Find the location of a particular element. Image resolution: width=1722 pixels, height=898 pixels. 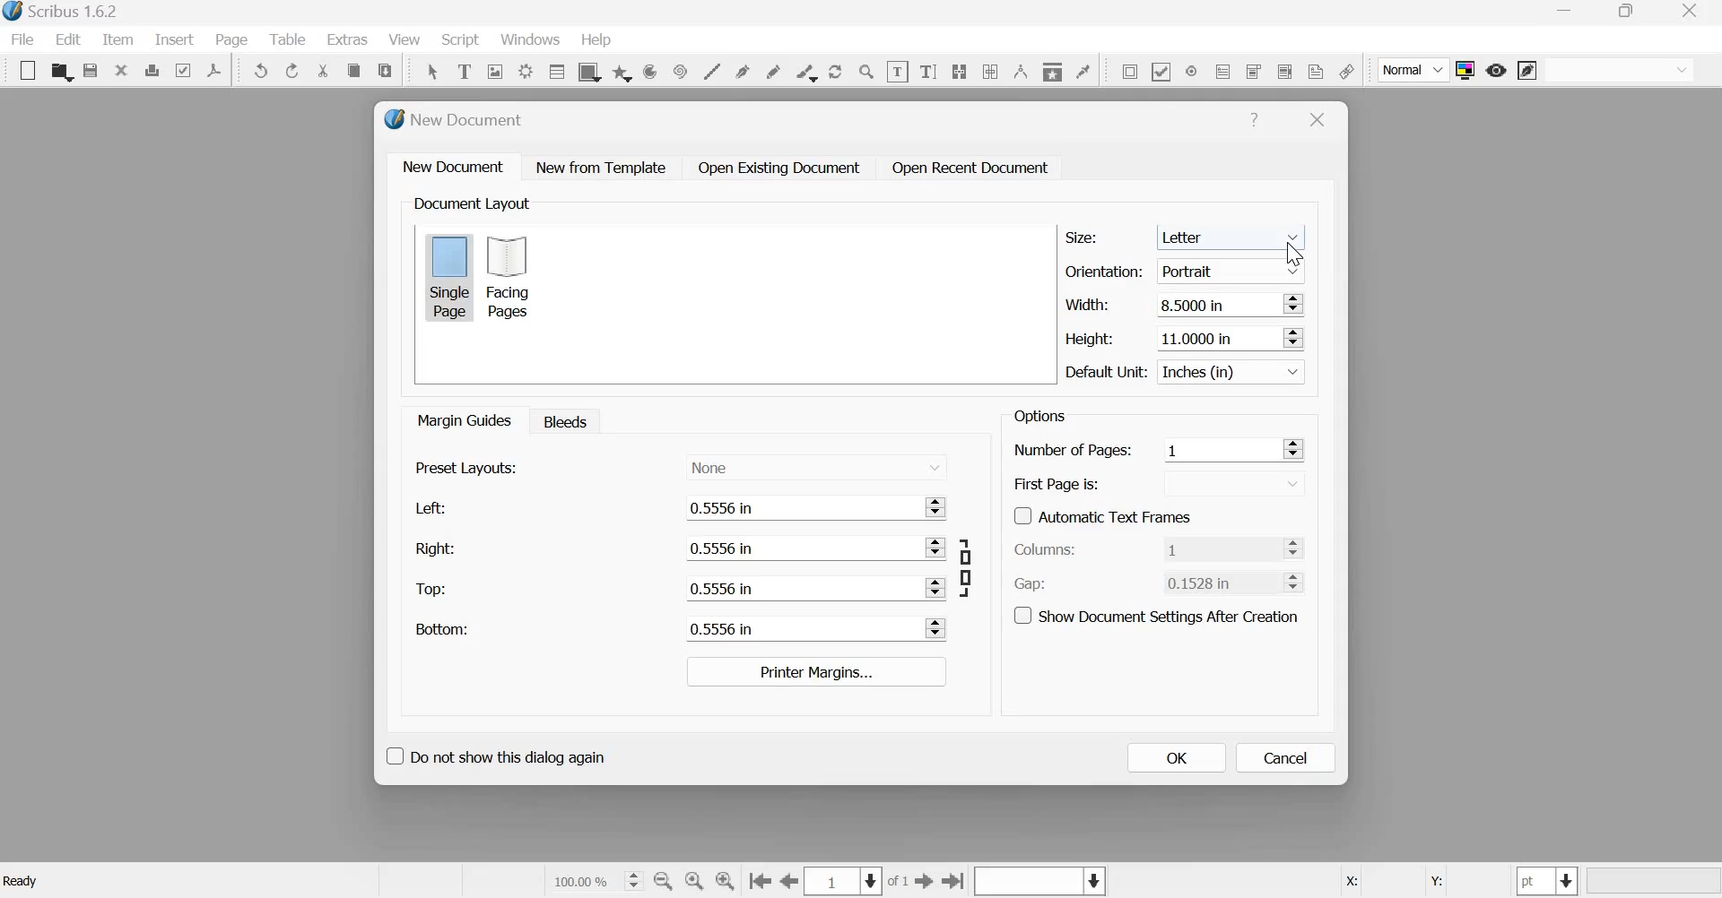

Bleeds is located at coordinates (561, 420).